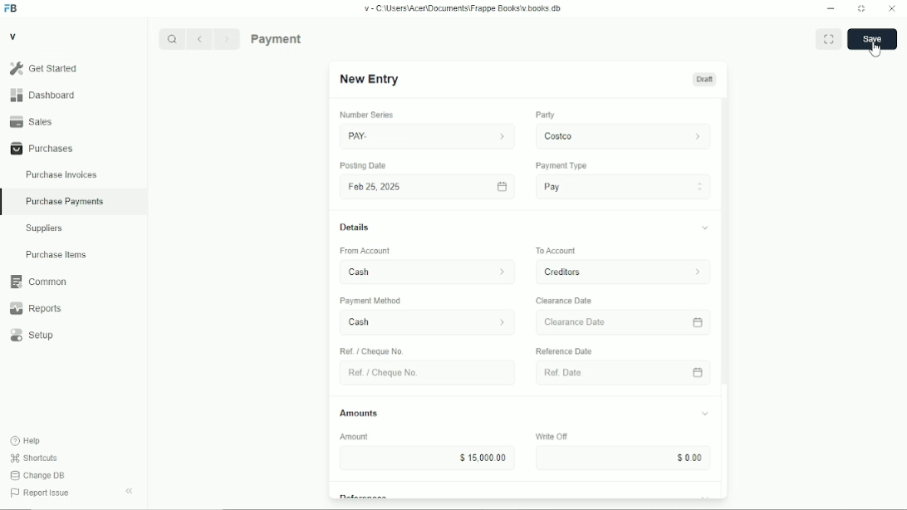  Describe the element at coordinates (364, 166) in the screenshot. I see `Posting Date` at that location.